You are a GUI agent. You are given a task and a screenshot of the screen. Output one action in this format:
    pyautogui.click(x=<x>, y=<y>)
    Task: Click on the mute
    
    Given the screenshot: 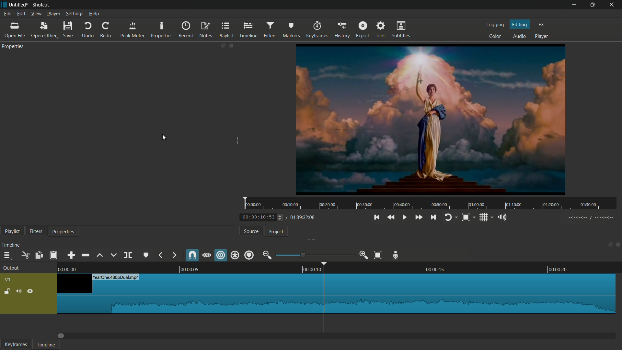 What is the action you would take?
    pyautogui.click(x=18, y=291)
    